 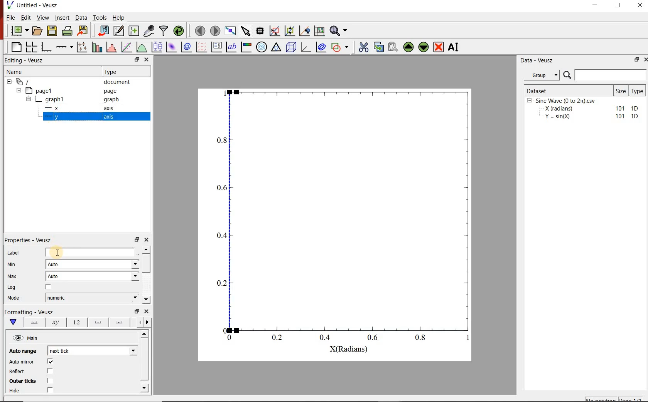 What do you see at coordinates (13, 253) in the screenshot?
I see `Label` at bounding box center [13, 253].